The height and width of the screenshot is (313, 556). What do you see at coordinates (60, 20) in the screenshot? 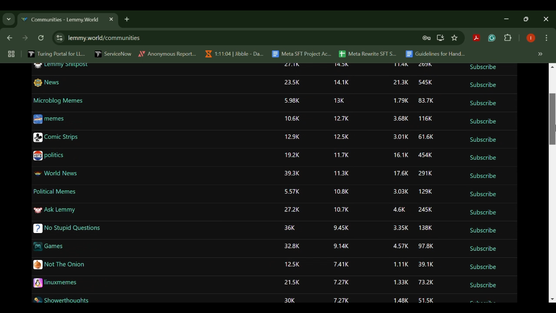
I see `Communities - Lemmy.World` at bounding box center [60, 20].